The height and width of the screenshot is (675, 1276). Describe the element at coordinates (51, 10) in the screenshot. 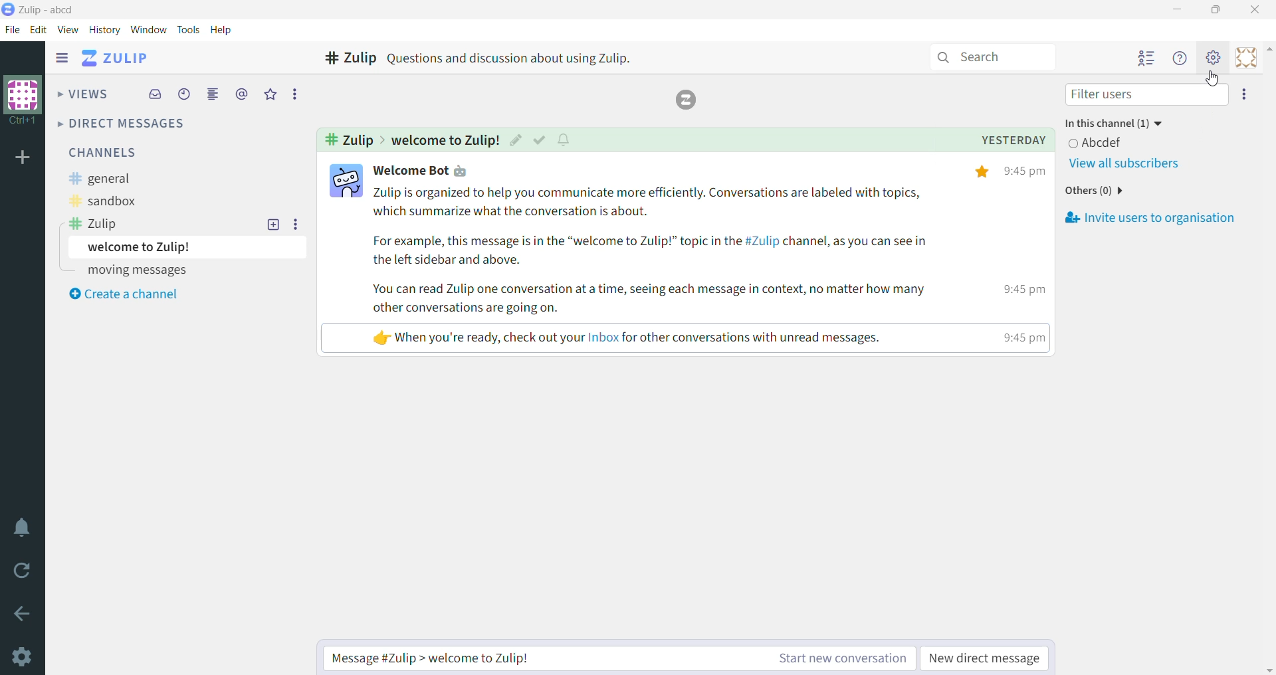

I see `Application Name - Organization Name` at that location.